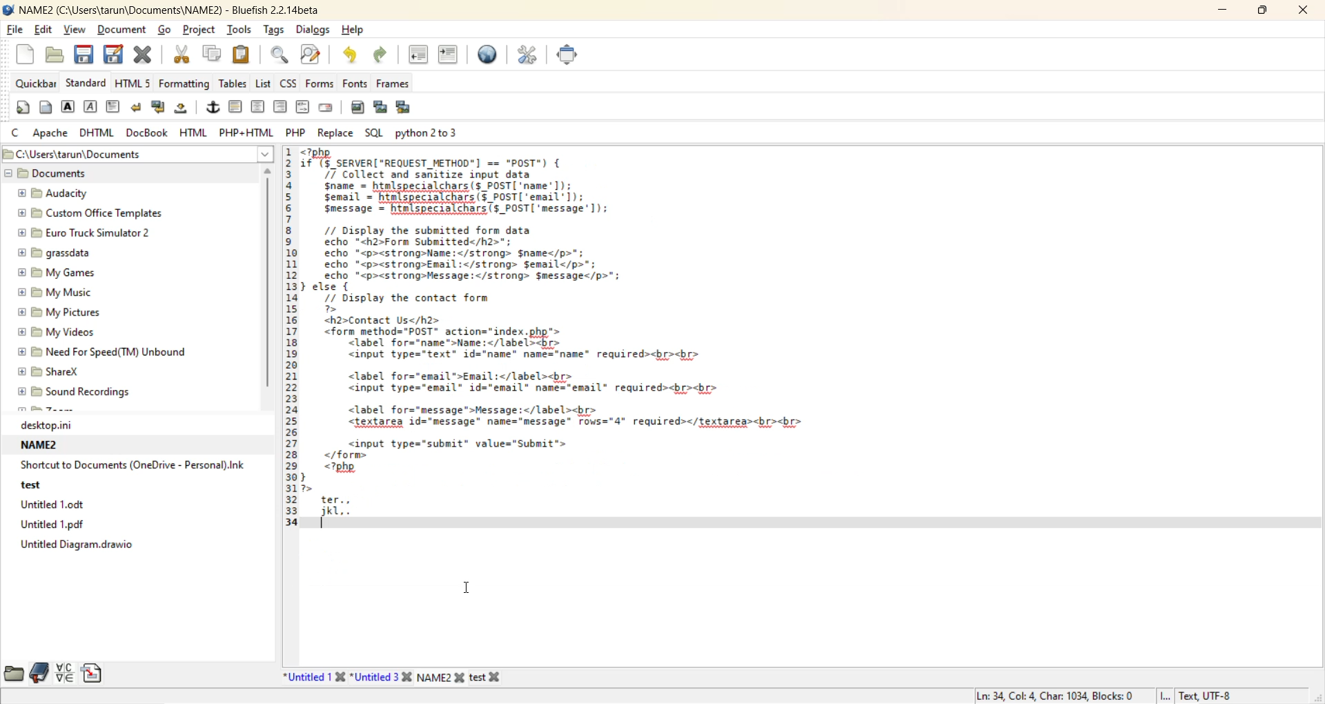  What do you see at coordinates (529, 55) in the screenshot?
I see `edit preferences` at bounding box center [529, 55].